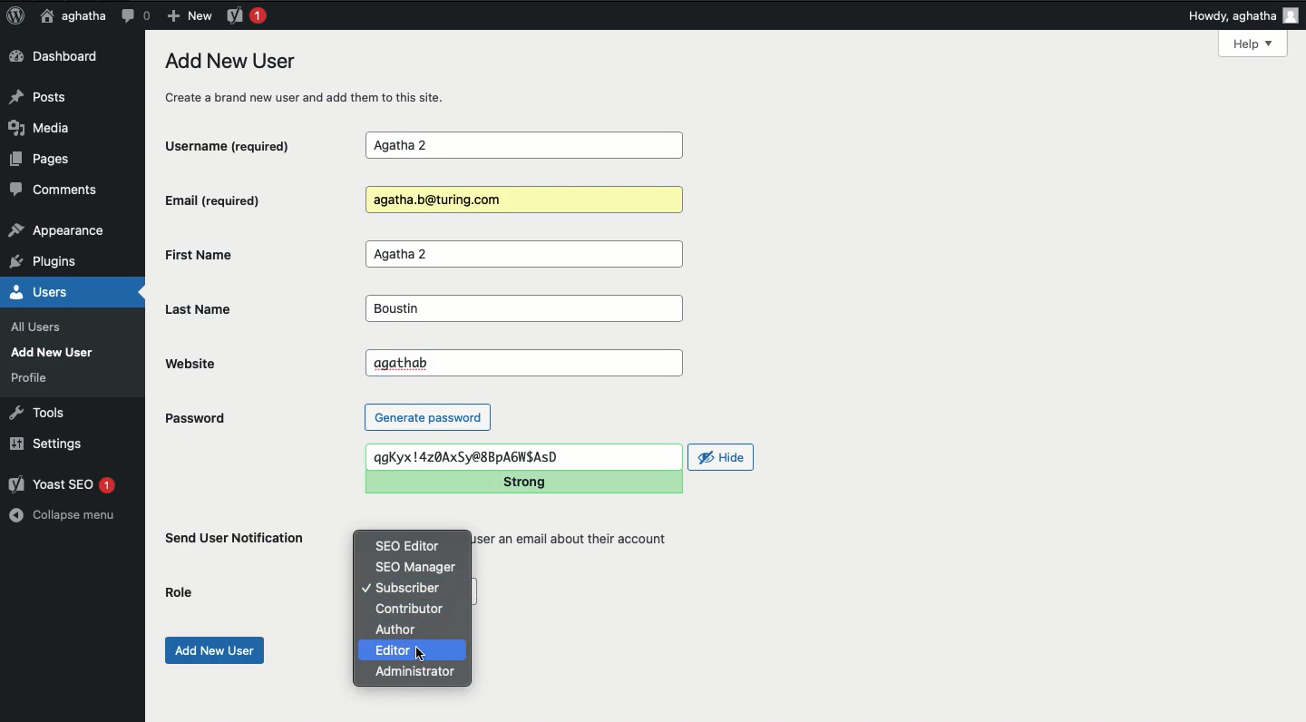 Image resolution: width=1306 pixels, height=722 pixels. What do you see at coordinates (414, 672) in the screenshot?
I see `Administrator` at bounding box center [414, 672].